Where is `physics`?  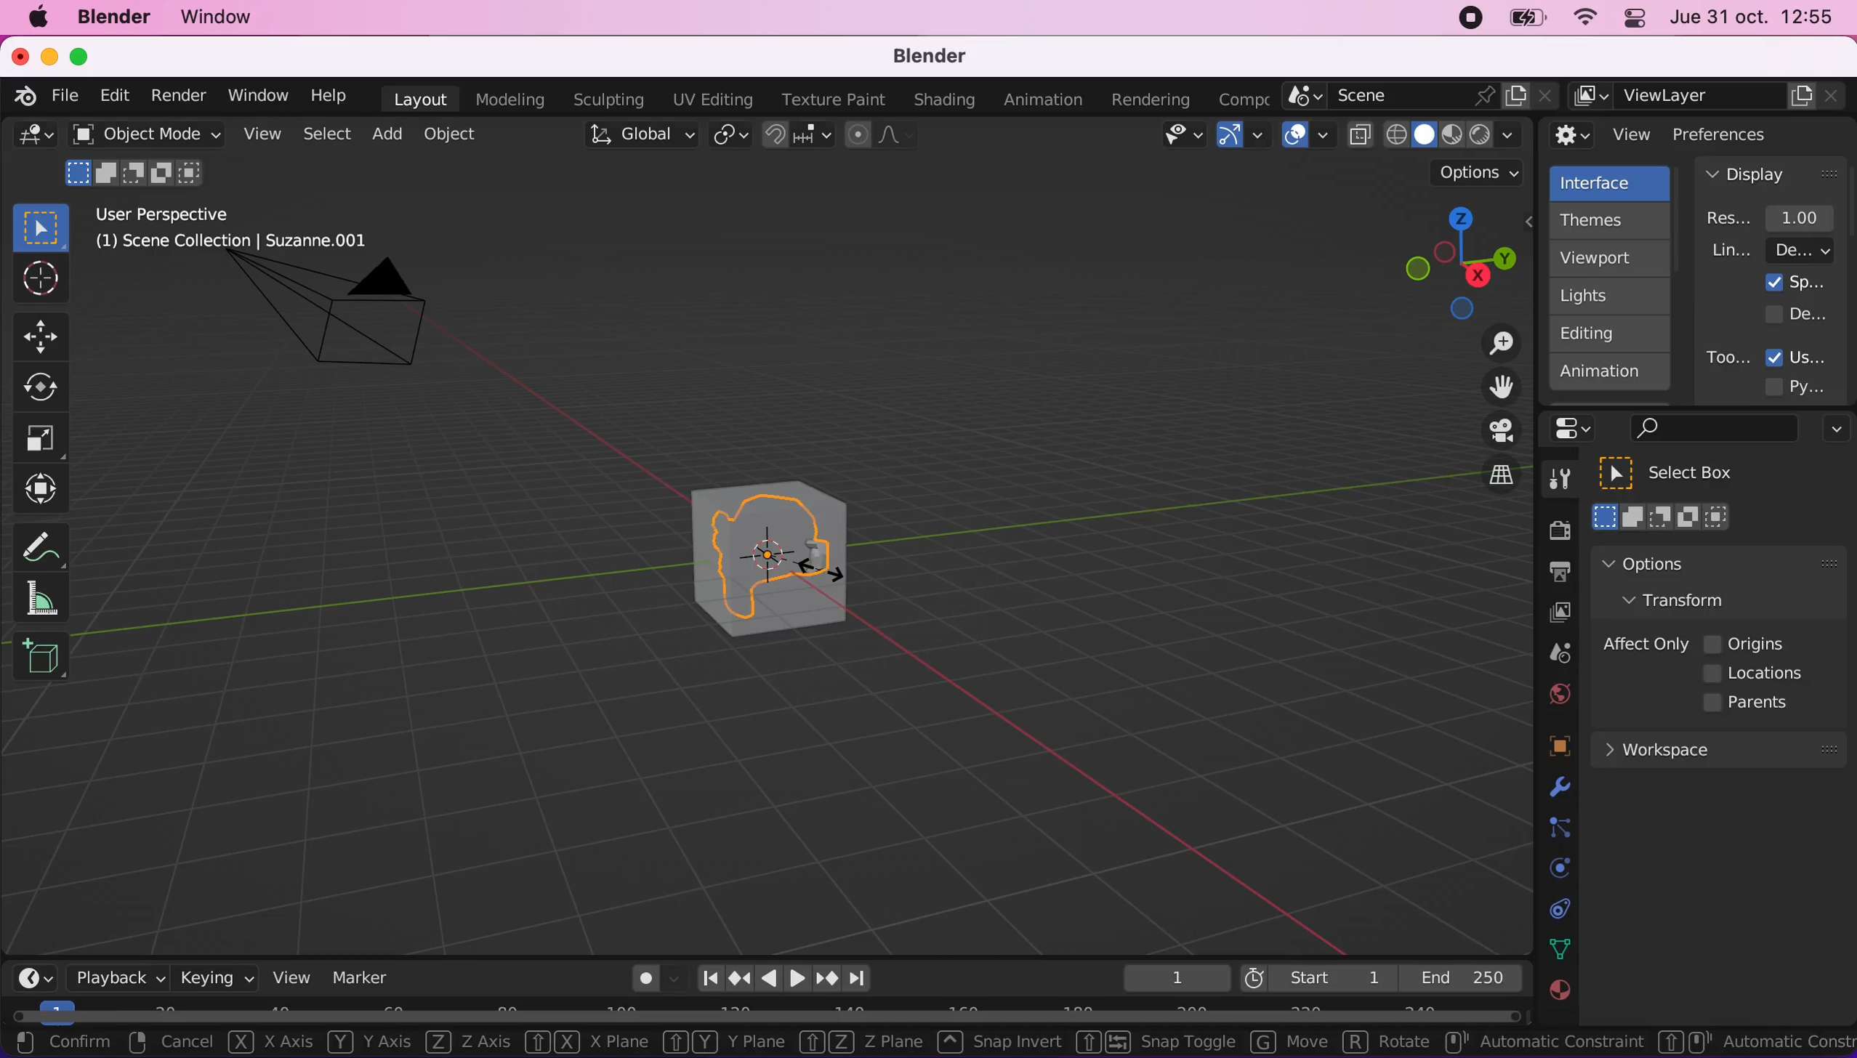
physics is located at coordinates (1556, 788).